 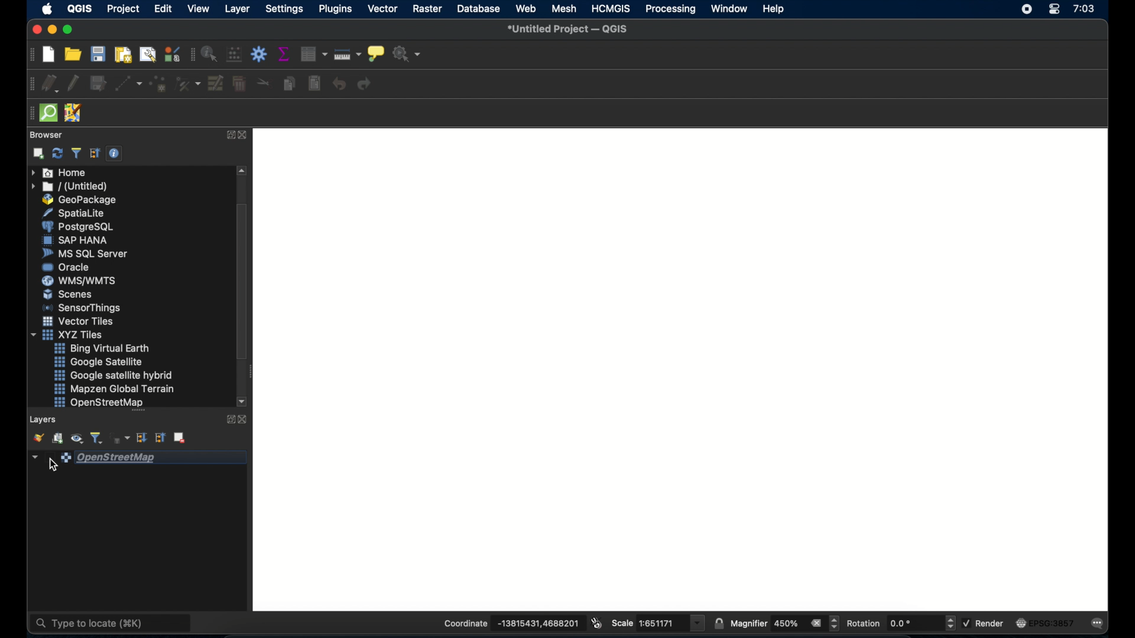 I want to click on save layer. edits, so click(x=98, y=84).